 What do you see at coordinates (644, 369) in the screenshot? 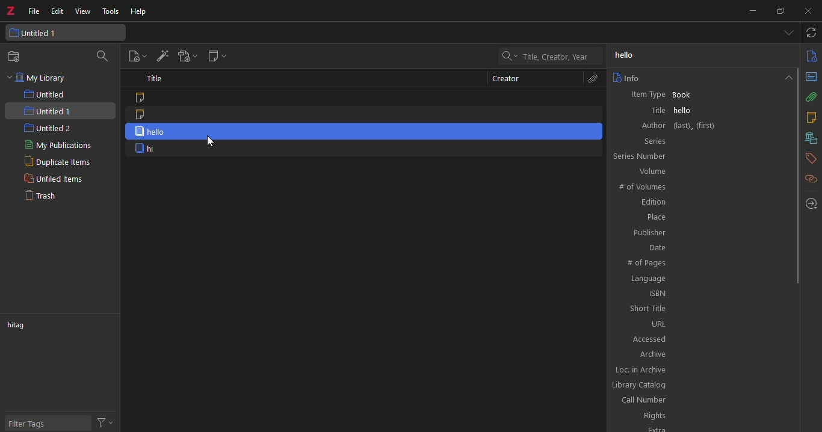
I see `loc. in archive` at bounding box center [644, 369].